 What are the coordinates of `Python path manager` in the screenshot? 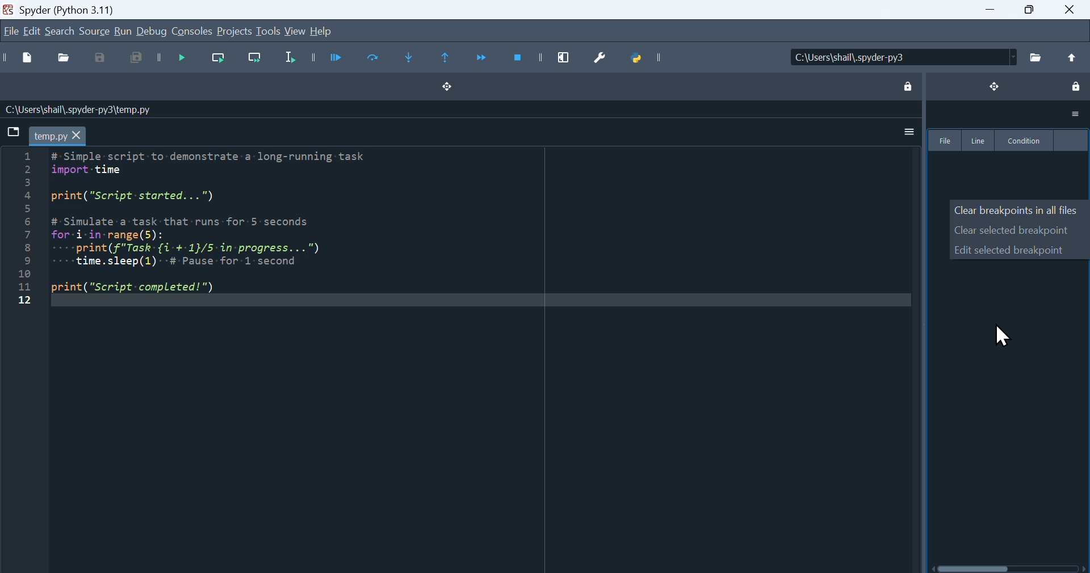 It's located at (644, 61).